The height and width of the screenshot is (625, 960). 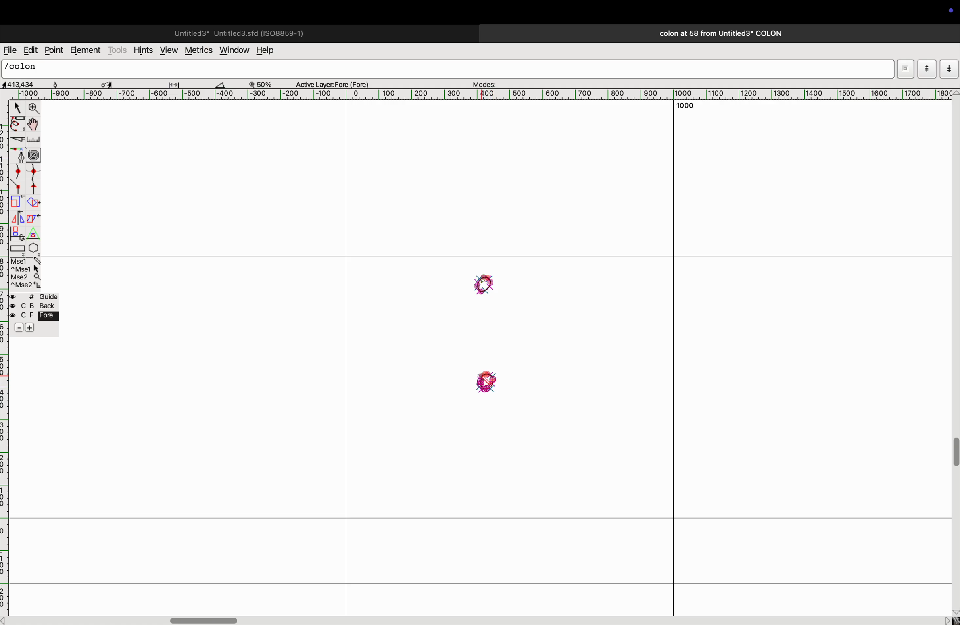 What do you see at coordinates (954, 457) in the screenshot?
I see `toogle` at bounding box center [954, 457].